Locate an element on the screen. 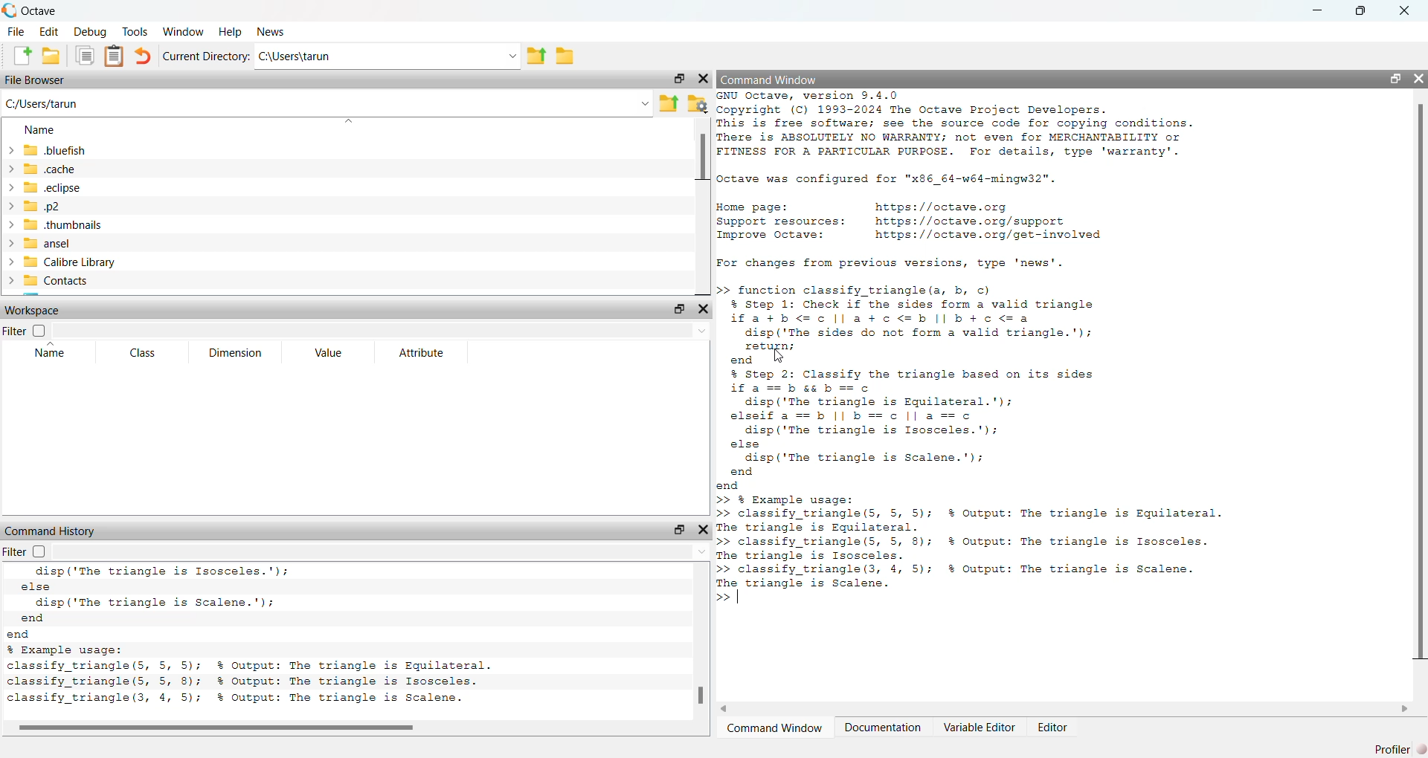 The width and height of the screenshot is (1428, 758). .bluefish is located at coordinates (45, 151).